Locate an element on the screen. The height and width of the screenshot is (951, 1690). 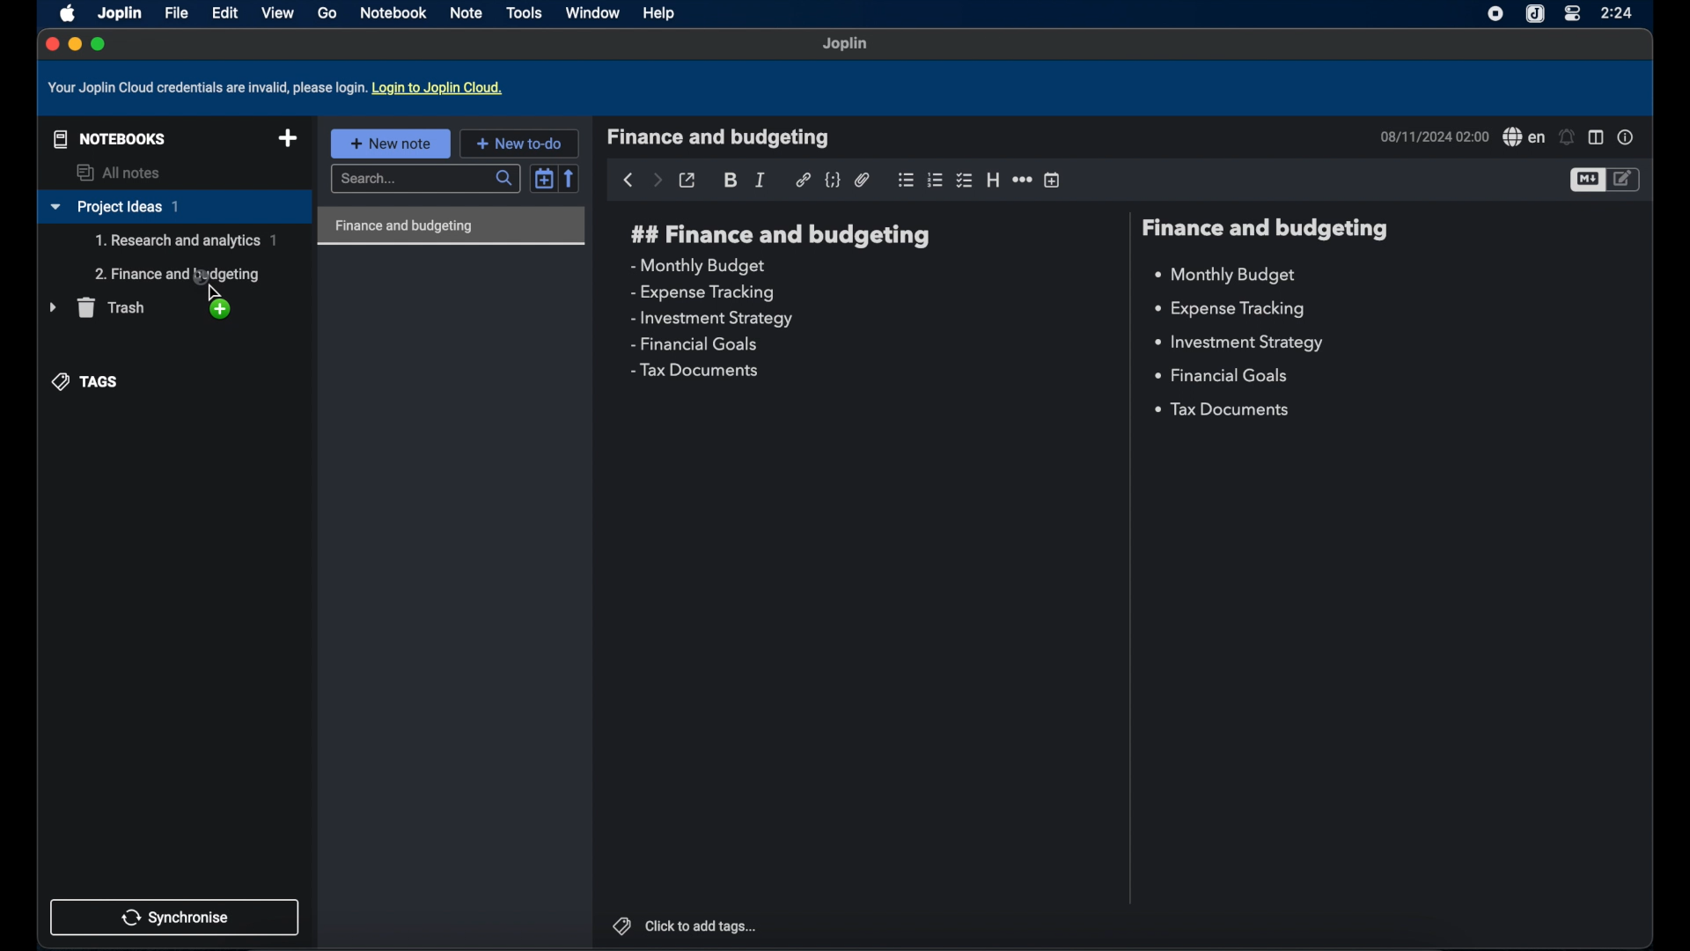
toggle sort order field is located at coordinates (544, 177).